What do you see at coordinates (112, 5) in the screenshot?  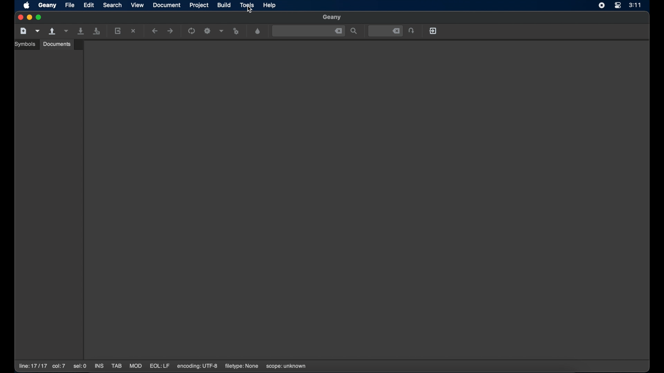 I see `search` at bounding box center [112, 5].